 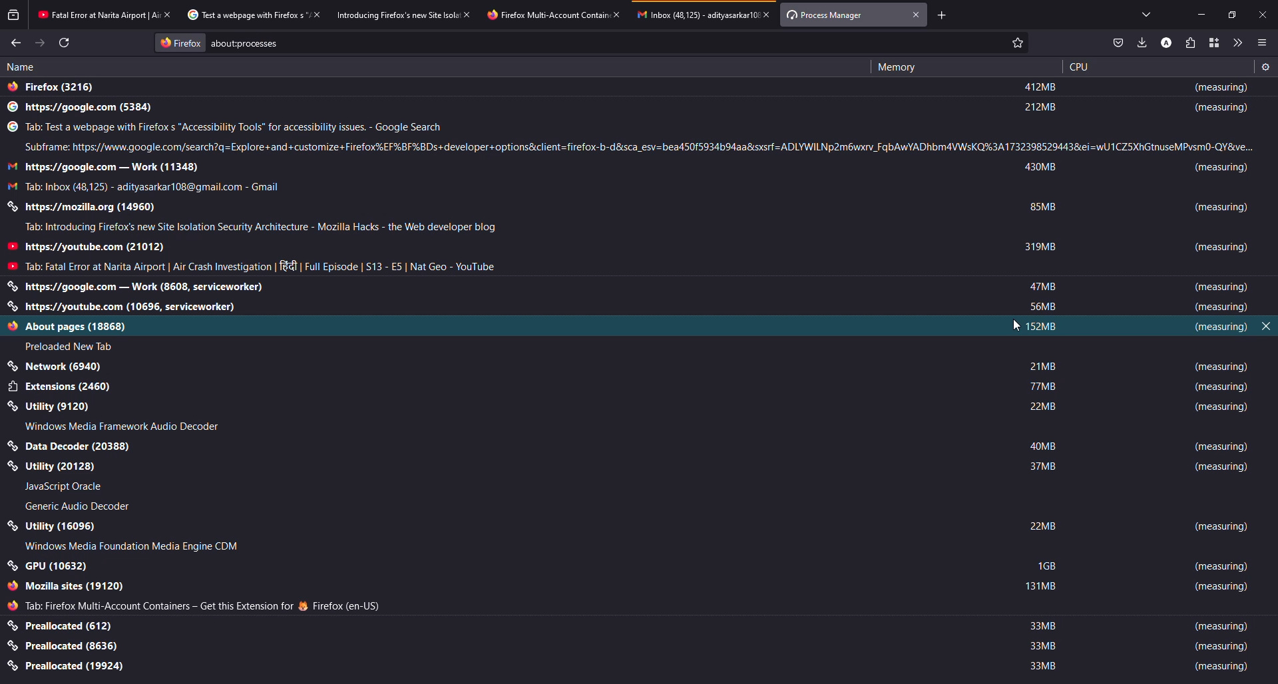 What do you see at coordinates (1217, 307) in the screenshot?
I see `measuring` at bounding box center [1217, 307].